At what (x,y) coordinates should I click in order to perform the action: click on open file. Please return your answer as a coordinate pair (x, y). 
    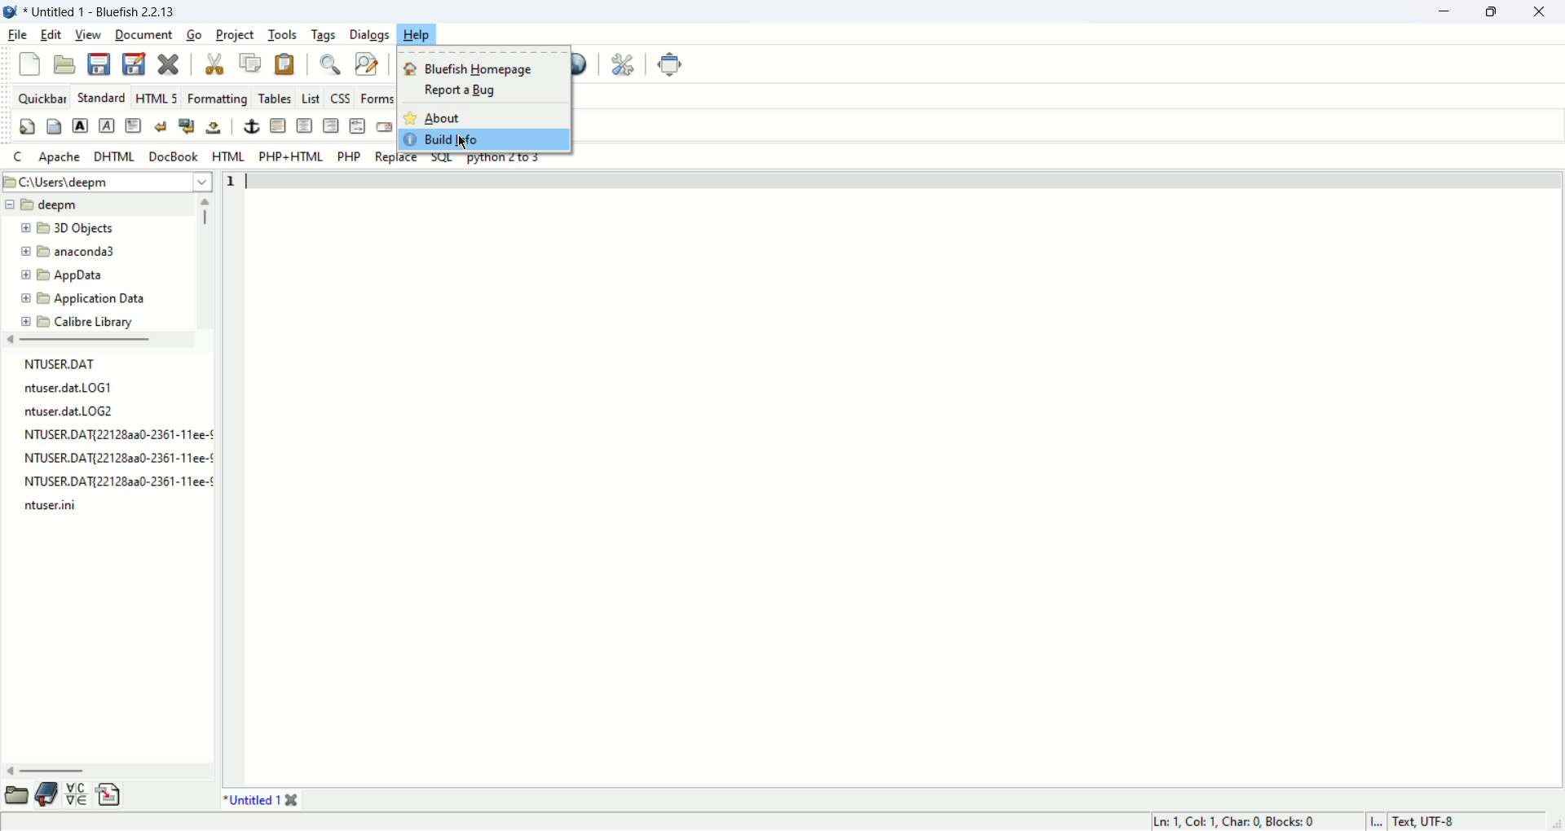
    Looking at the image, I should click on (64, 65).